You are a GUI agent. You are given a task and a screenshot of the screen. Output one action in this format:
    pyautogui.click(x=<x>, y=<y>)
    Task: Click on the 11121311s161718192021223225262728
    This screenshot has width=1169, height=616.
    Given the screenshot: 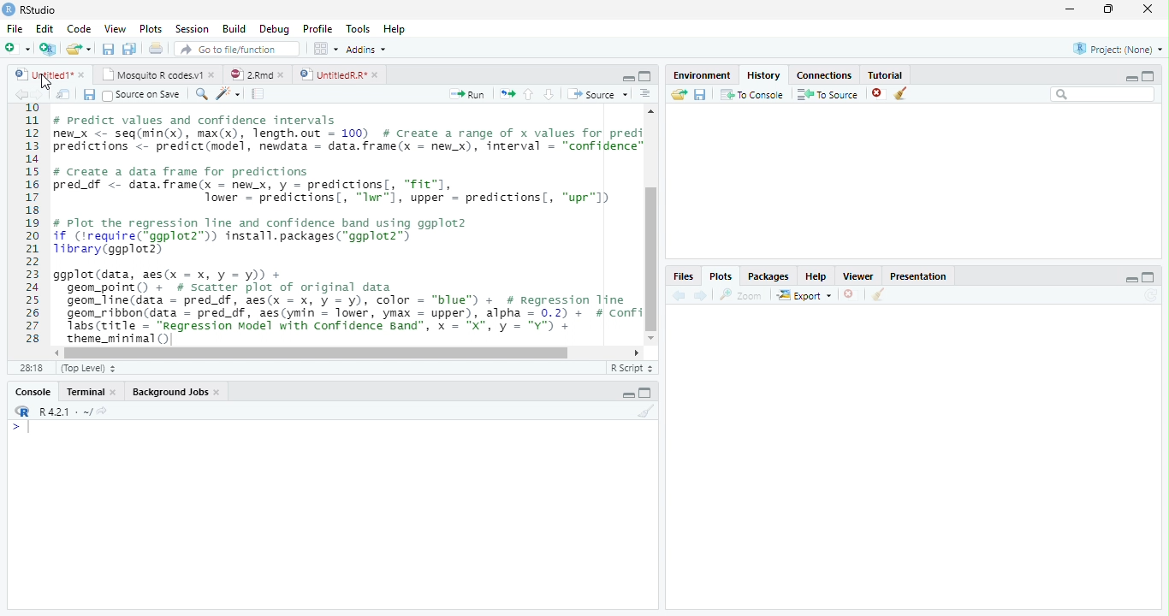 What is the action you would take?
    pyautogui.click(x=33, y=233)
    